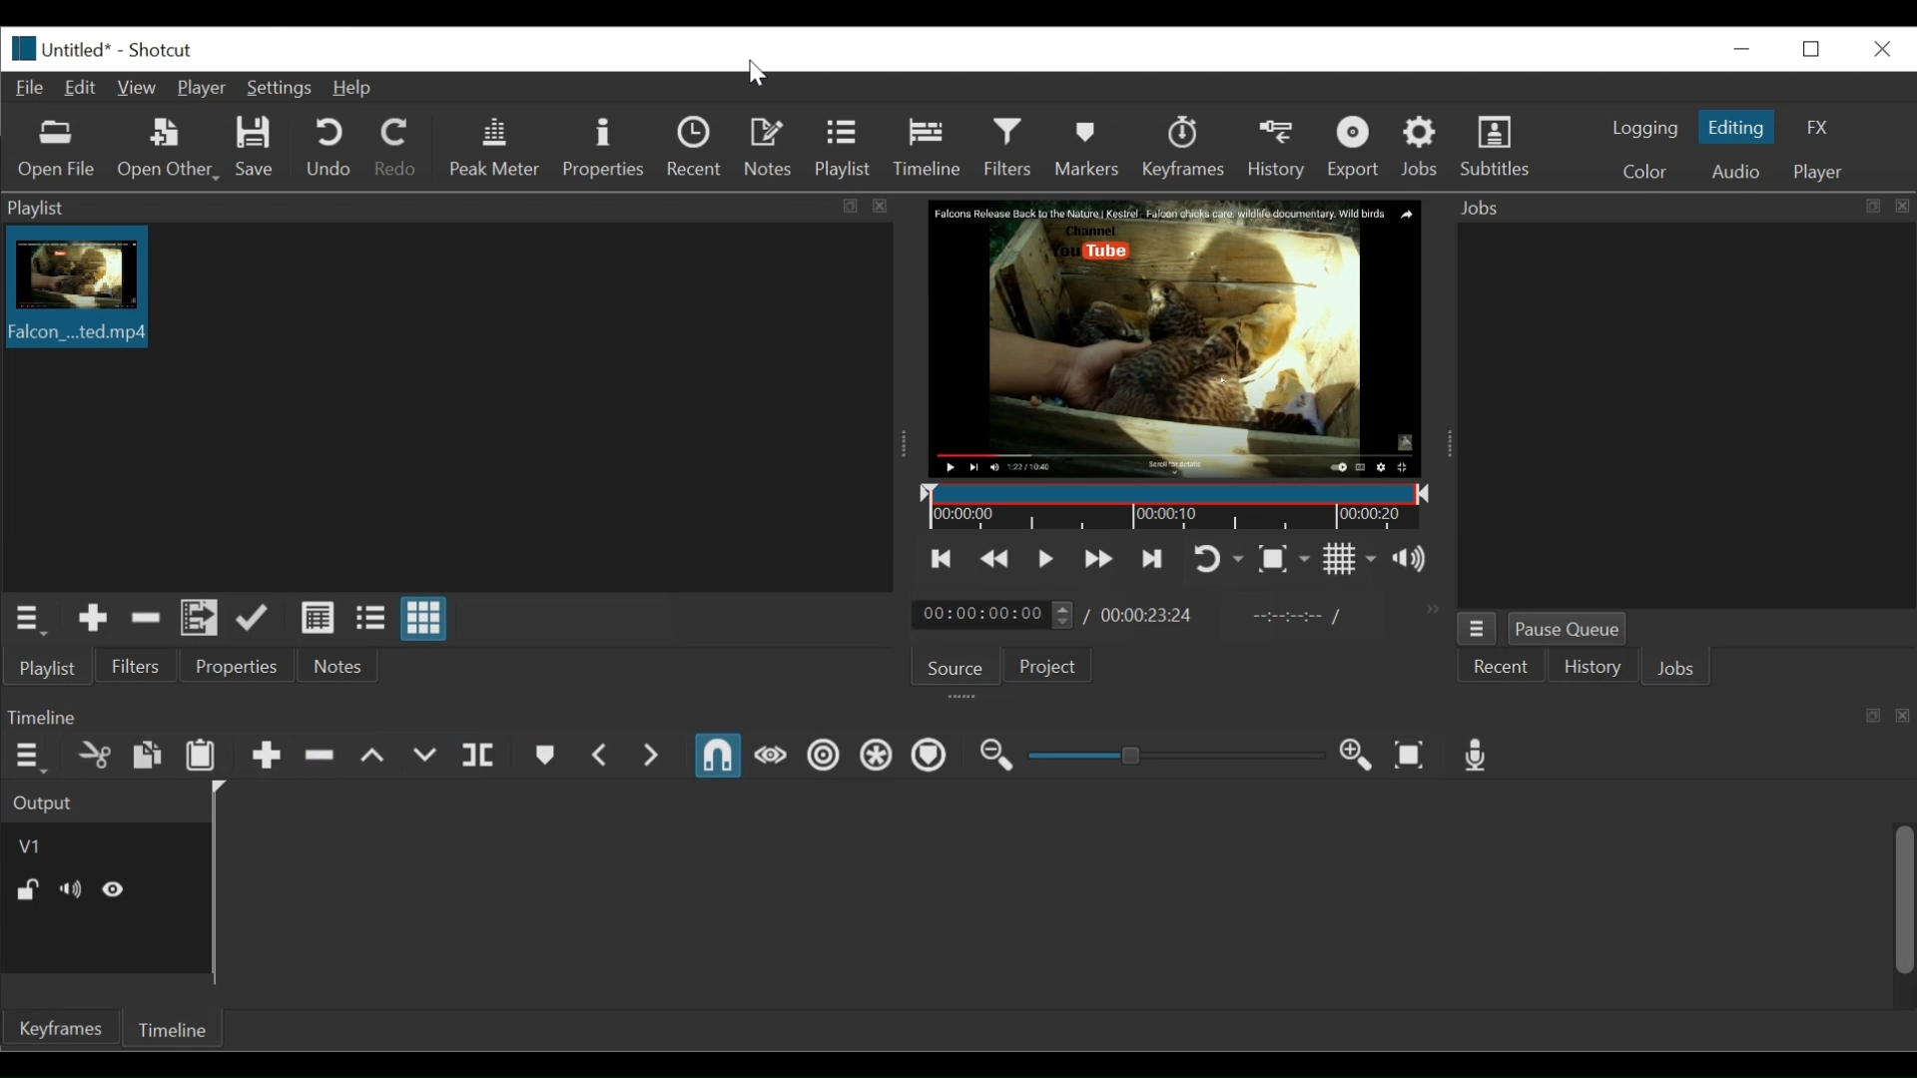 The height and width of the screenshot is (1078, 1917). What do you see at coordinates (1597, 669) in the screenshot?
I see `History` at bounding box center [1597, 669].